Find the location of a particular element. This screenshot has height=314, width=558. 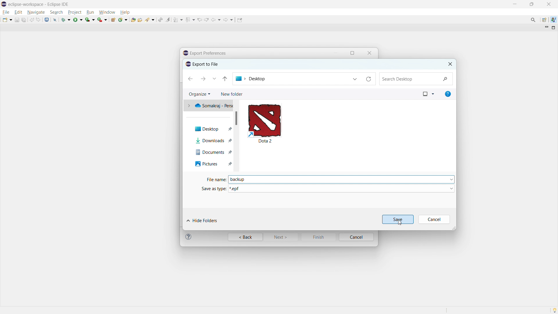

pin editor is located at coordinates (239, 20).